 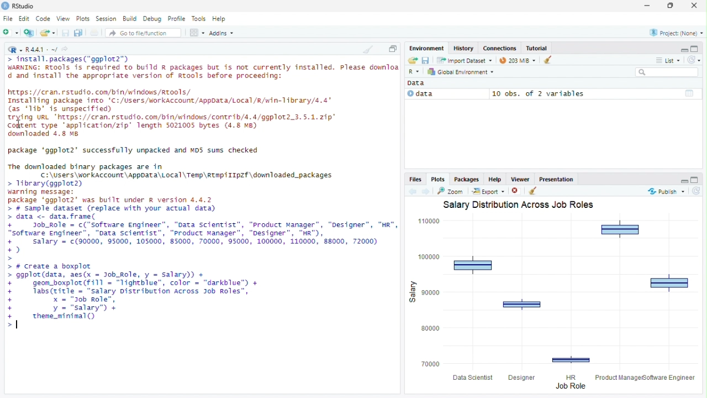 What do you see at coordinates (668, 60) in the screenshot?
I see `View by list` at bounding box center [668, 60].